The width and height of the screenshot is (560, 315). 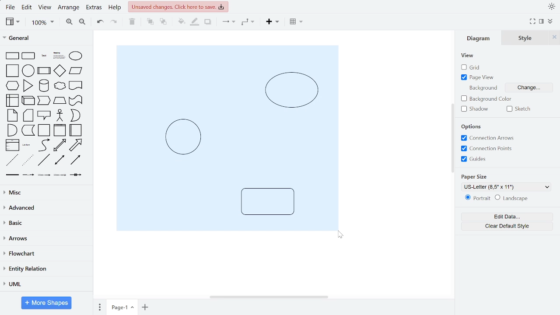 What do you see at coordinates (150, 22) in the screenshot?
I see `to front` at bounding box center [150, 22].